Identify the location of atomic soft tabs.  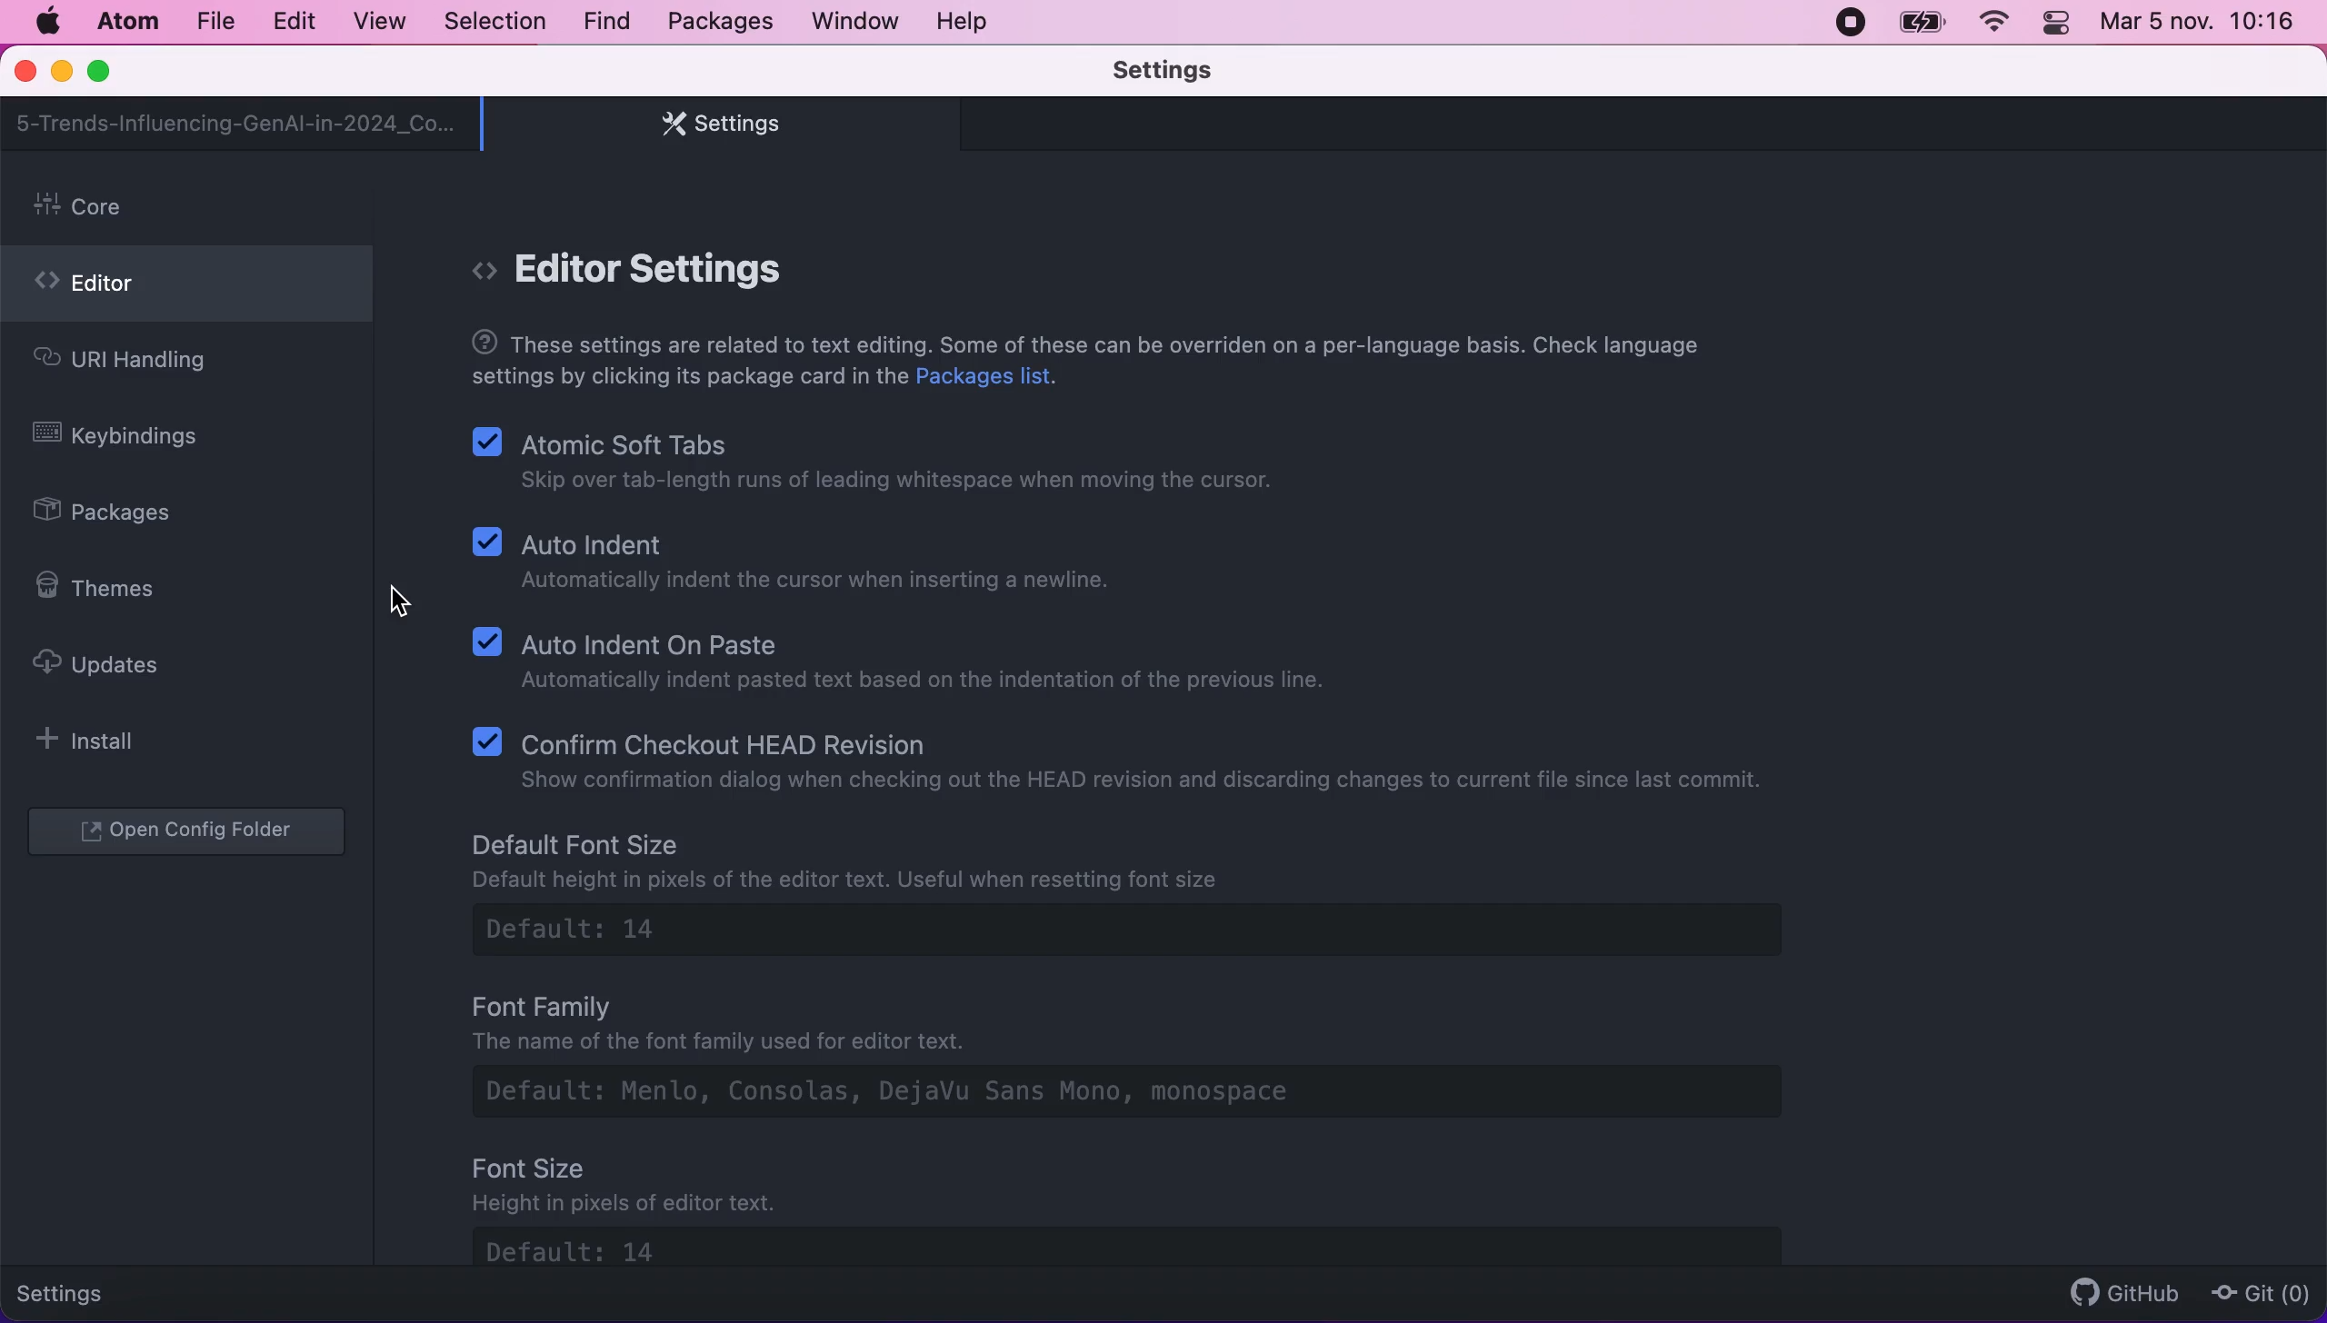
(881, 464).